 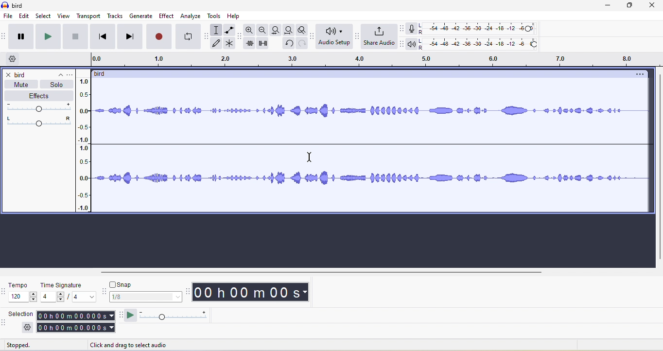 What do you see at coordinates (87, 146) in the screenshot?
I see `linear` at bounding box center [87, 146].